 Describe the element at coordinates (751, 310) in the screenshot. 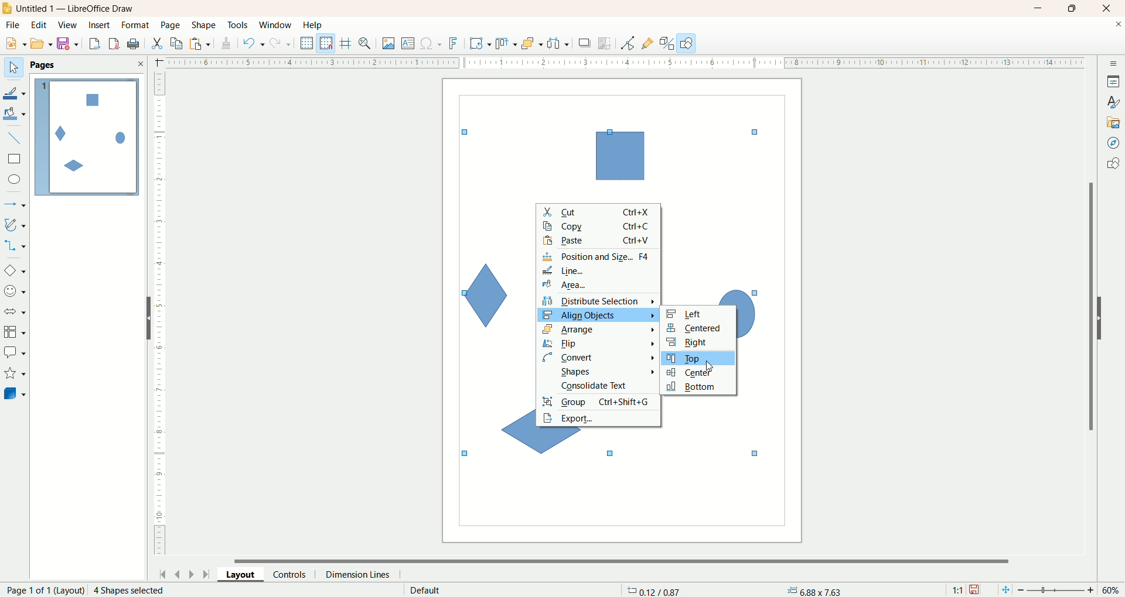

I see `unselected shape` at that location.